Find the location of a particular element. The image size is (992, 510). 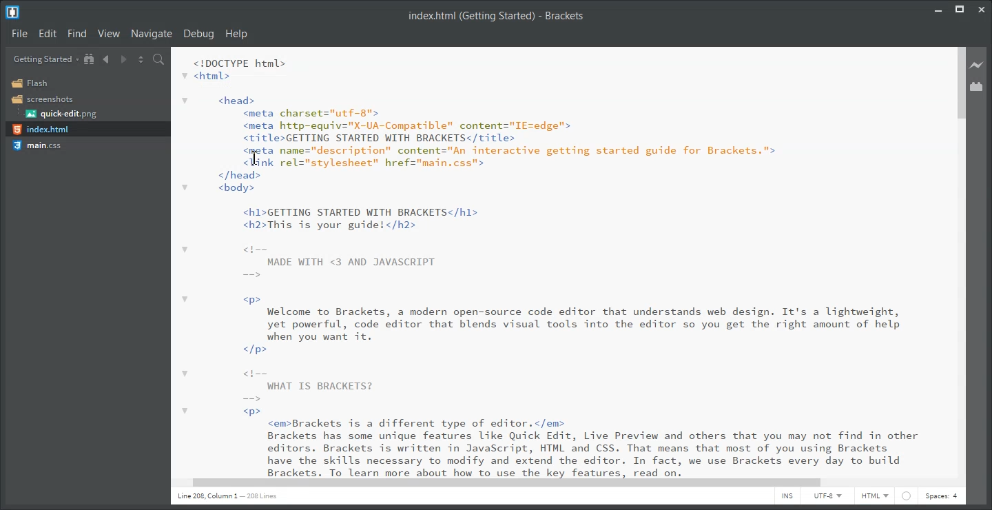

File is located at coordinates (20, 33).